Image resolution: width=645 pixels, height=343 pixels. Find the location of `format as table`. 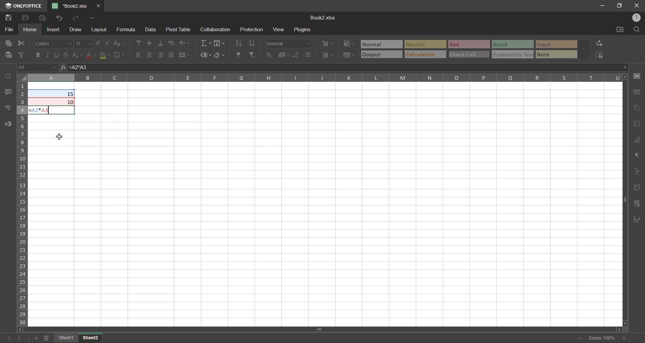

format as table is located at coordinates (349, 55).